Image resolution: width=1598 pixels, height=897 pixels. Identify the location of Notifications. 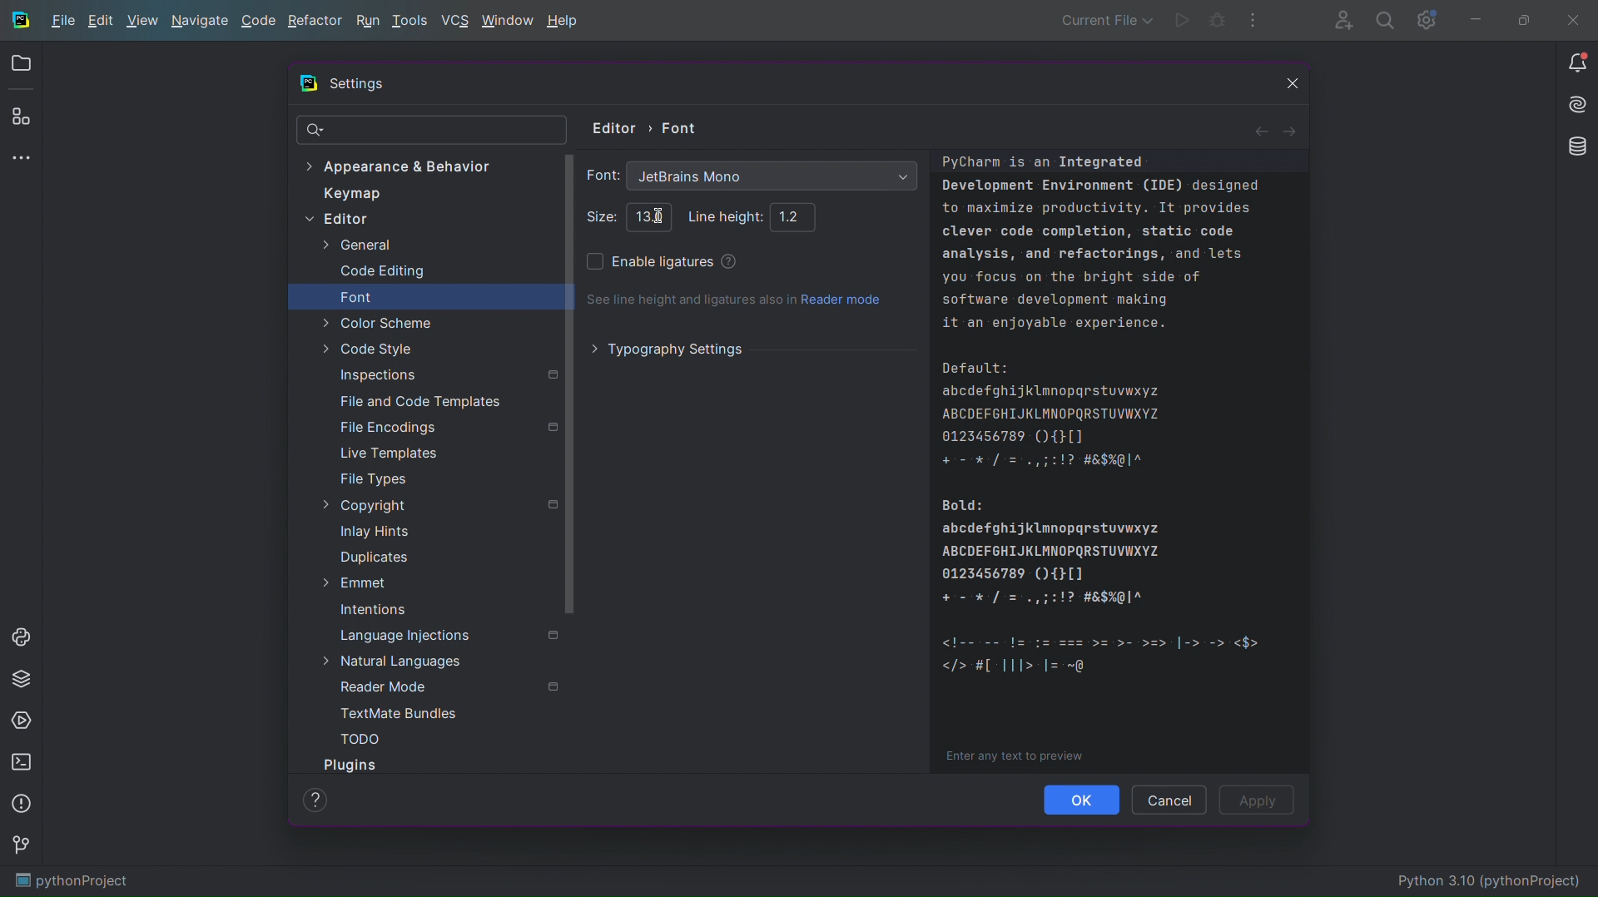
(1576, 63).